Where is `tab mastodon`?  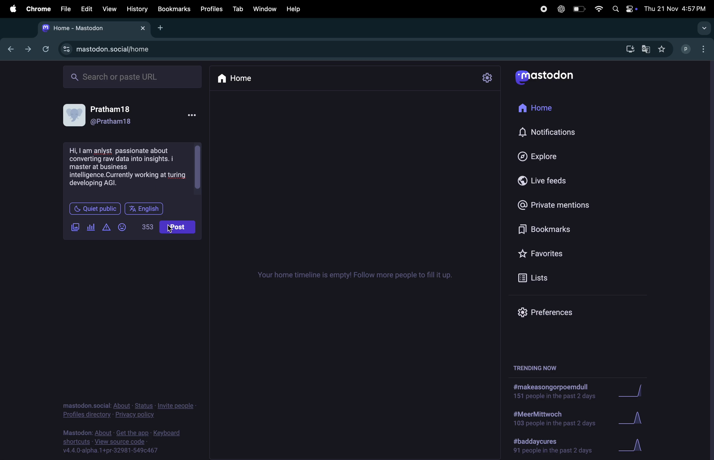
tab mastodon is located at coordinates (93, 28).